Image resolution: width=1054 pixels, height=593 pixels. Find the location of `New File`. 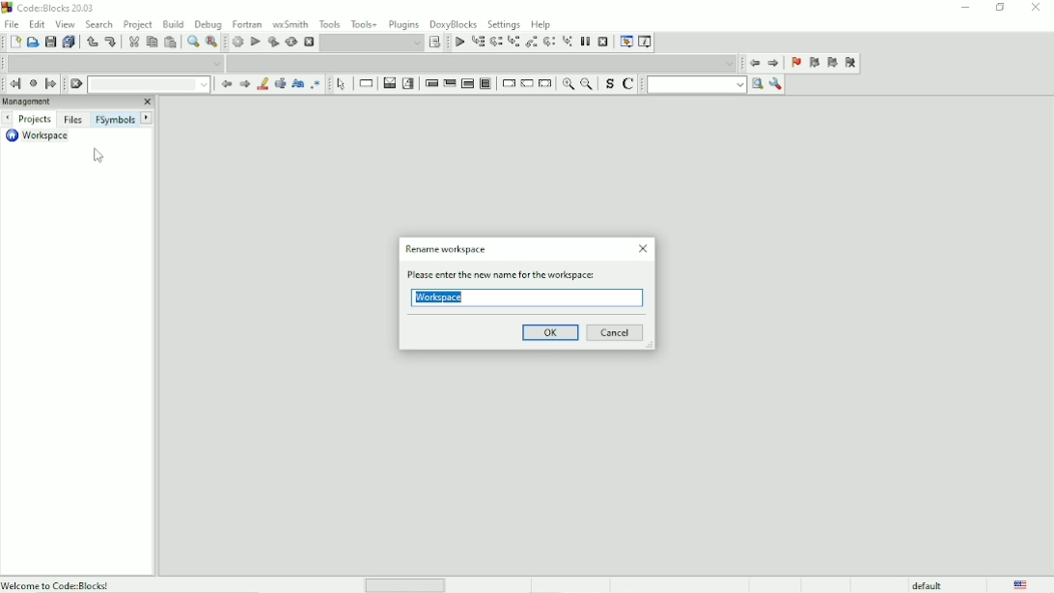

New File is located at coordinates (15, 42).